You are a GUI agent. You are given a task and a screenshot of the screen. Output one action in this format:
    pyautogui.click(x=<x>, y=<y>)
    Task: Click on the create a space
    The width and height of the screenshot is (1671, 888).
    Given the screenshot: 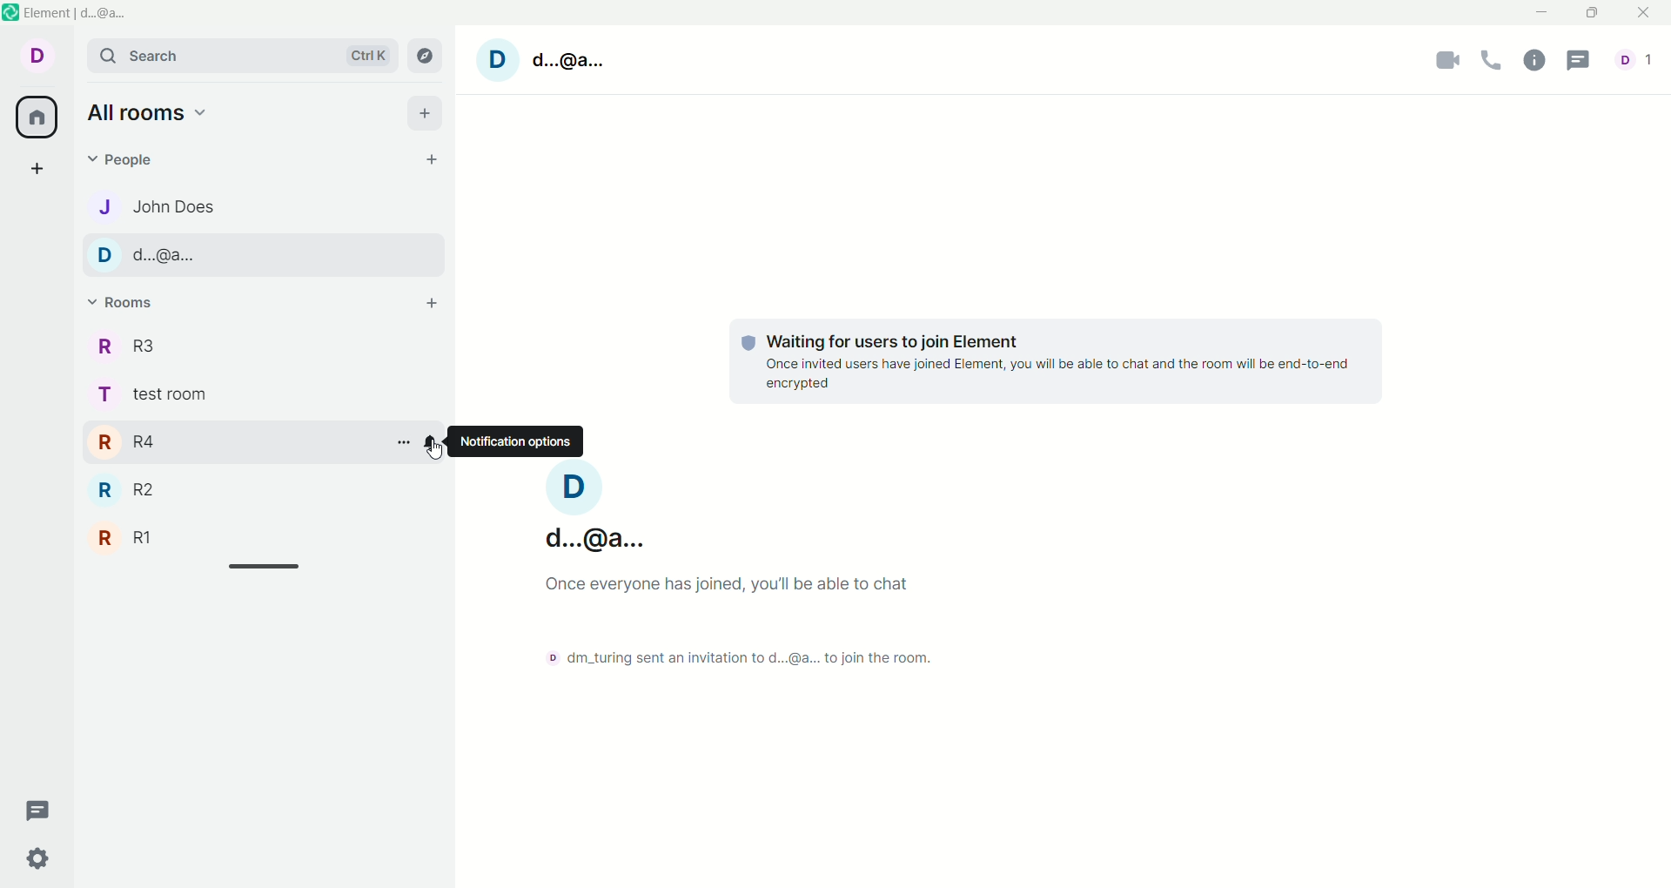 What is the action you would take?
    pyautogui.click(x=38, y=168)
    